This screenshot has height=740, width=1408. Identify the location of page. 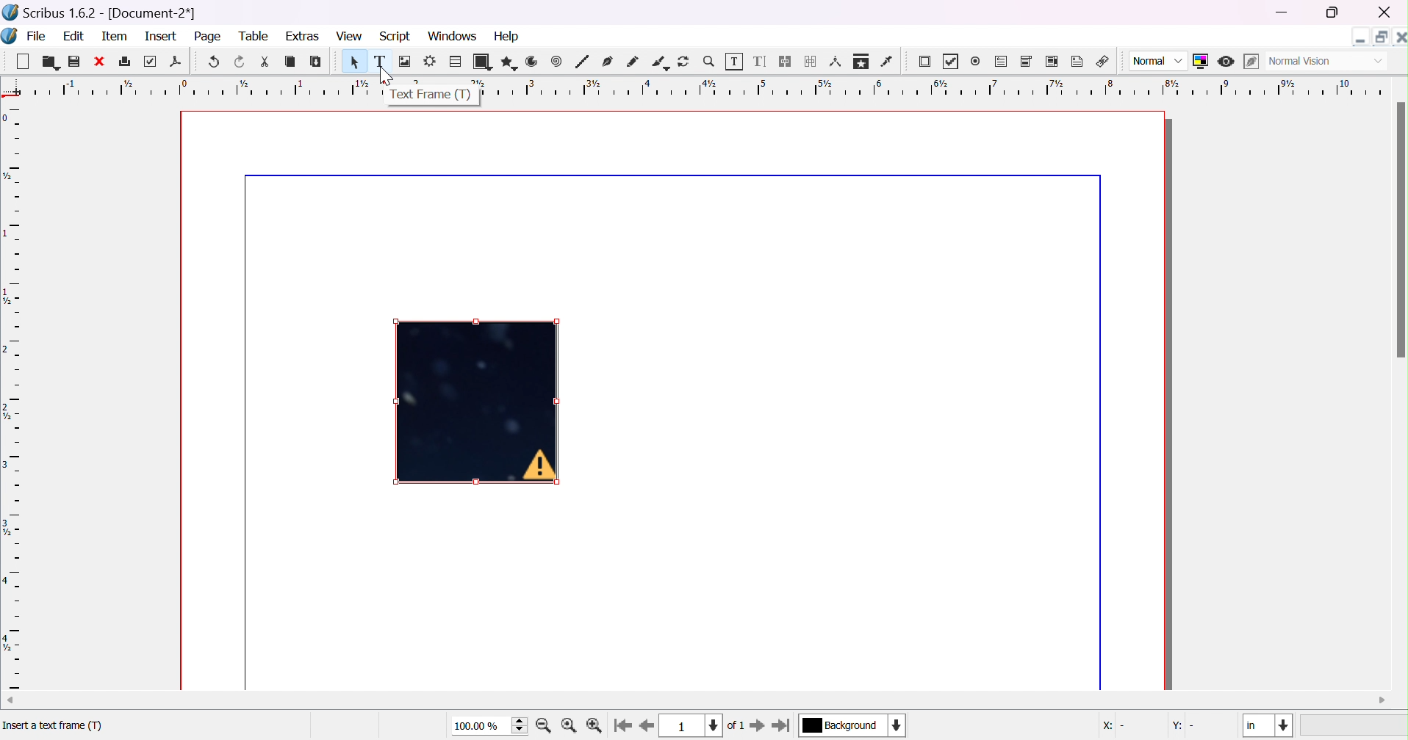
(211, 37).